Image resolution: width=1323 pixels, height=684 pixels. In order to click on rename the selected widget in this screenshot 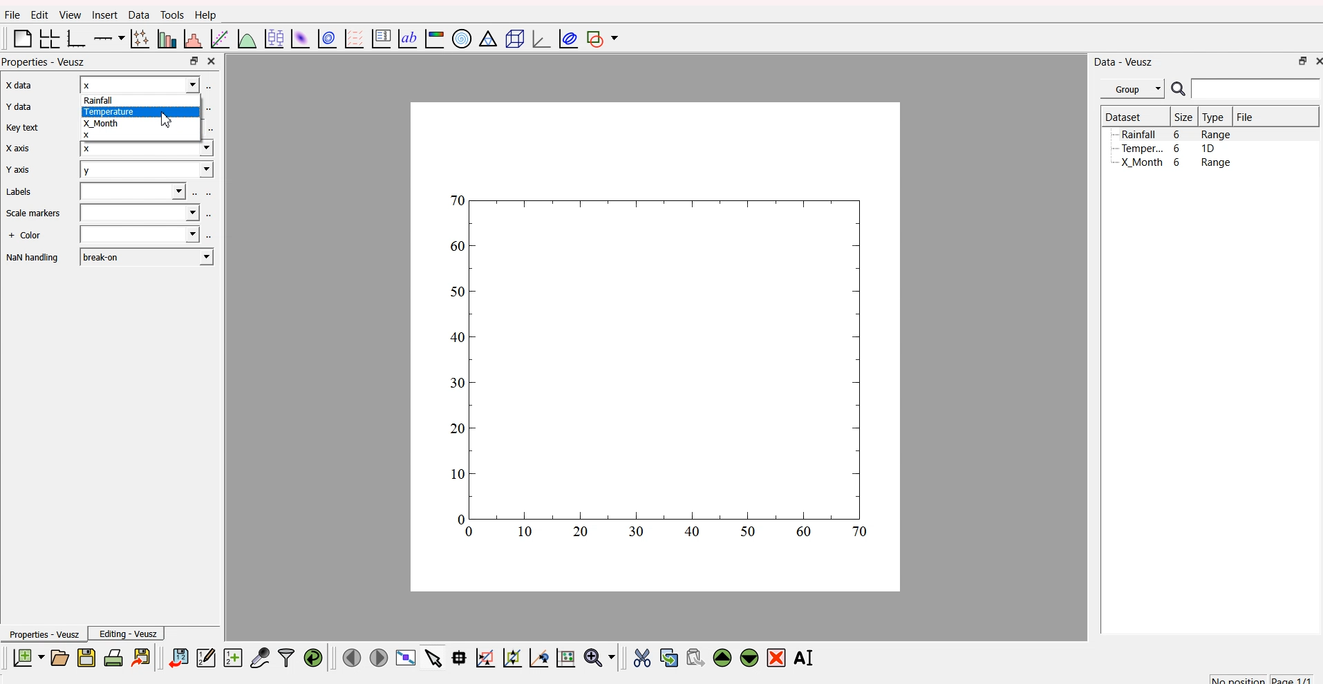, I will do `click(806, 657)`.